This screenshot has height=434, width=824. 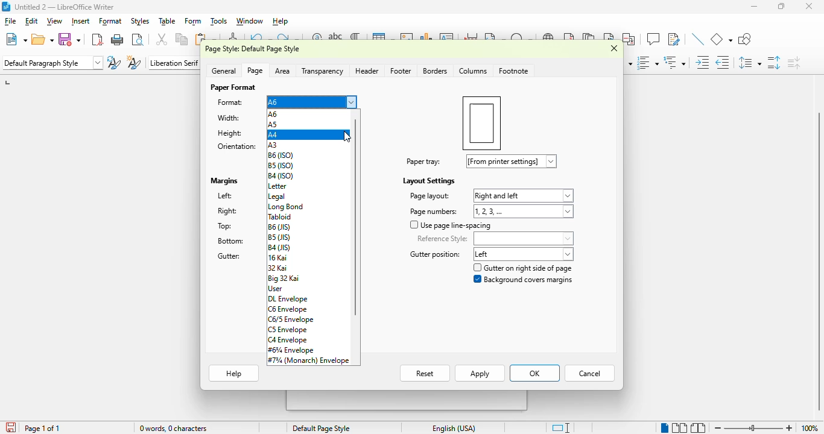 I want to click on open, so click(x=42, y=39).